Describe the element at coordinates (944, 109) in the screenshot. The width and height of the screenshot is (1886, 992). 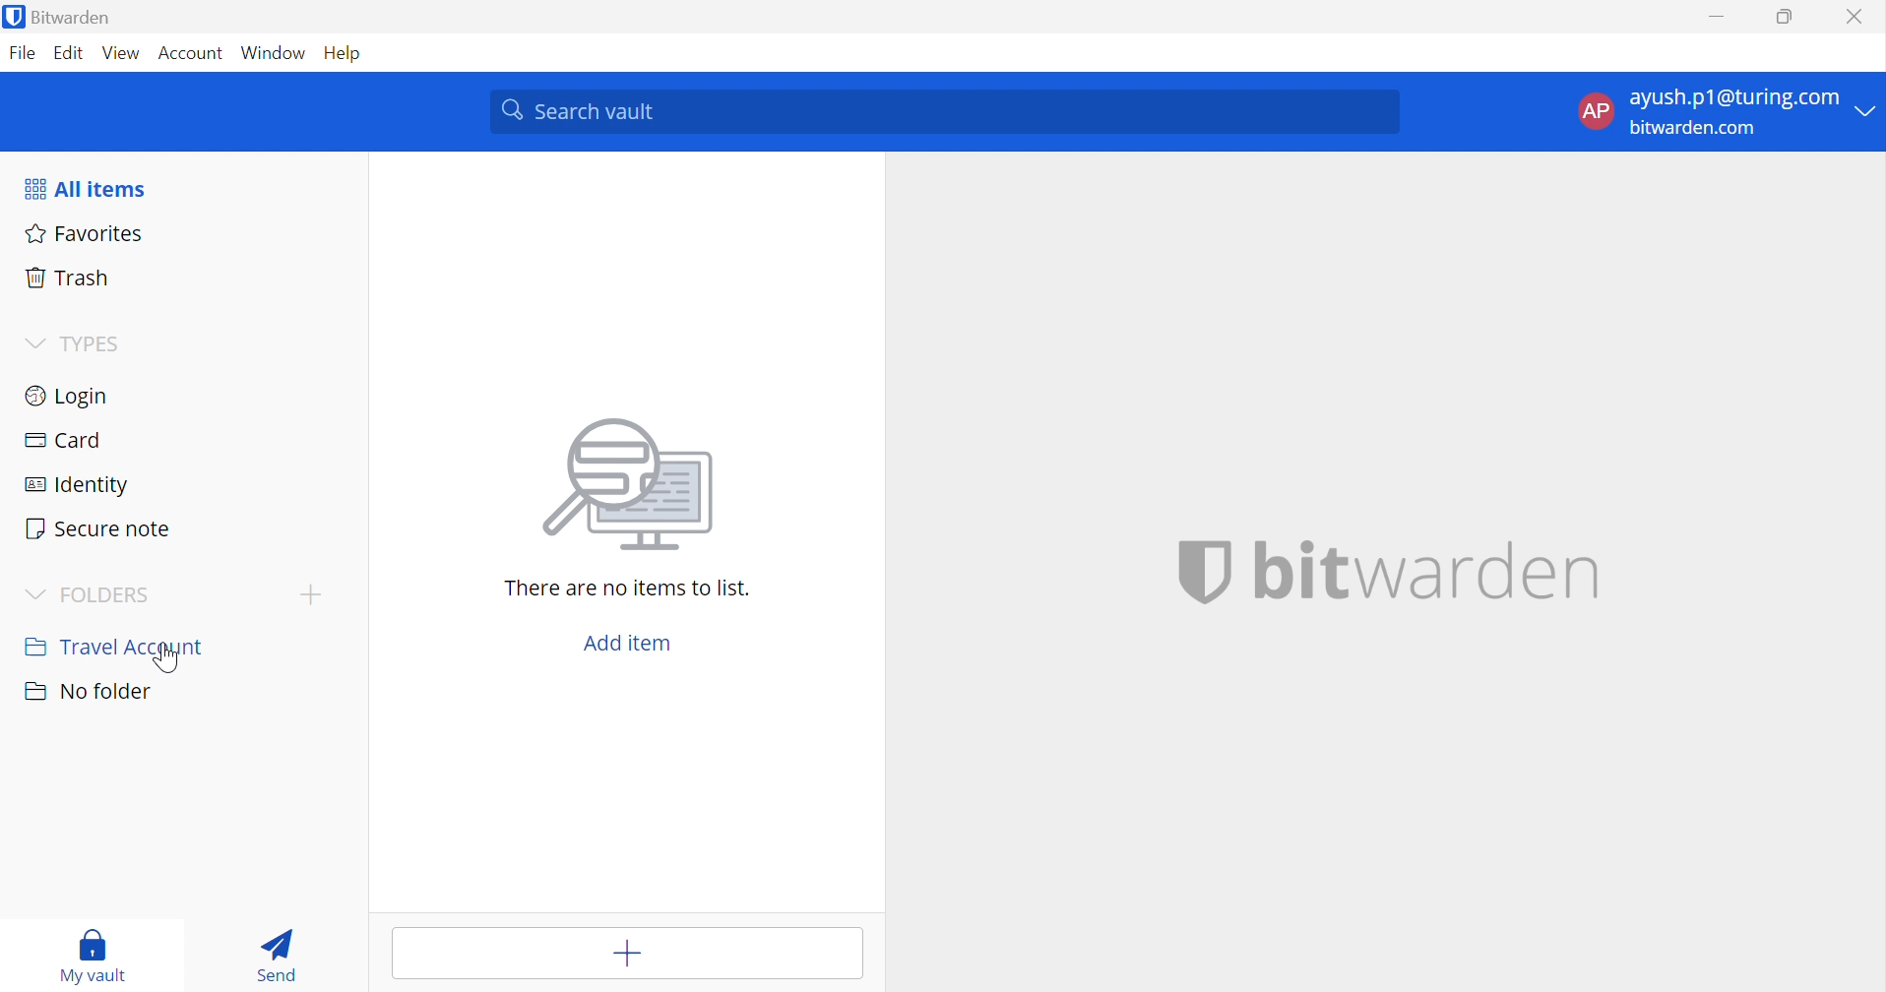
I see `Search Vault` at that location.